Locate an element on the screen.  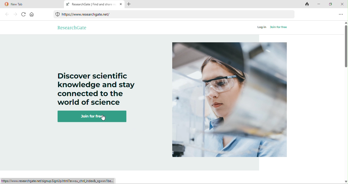
Discover scientific knowledge and stay connected to the world of science is located at coordinates (96, 86).